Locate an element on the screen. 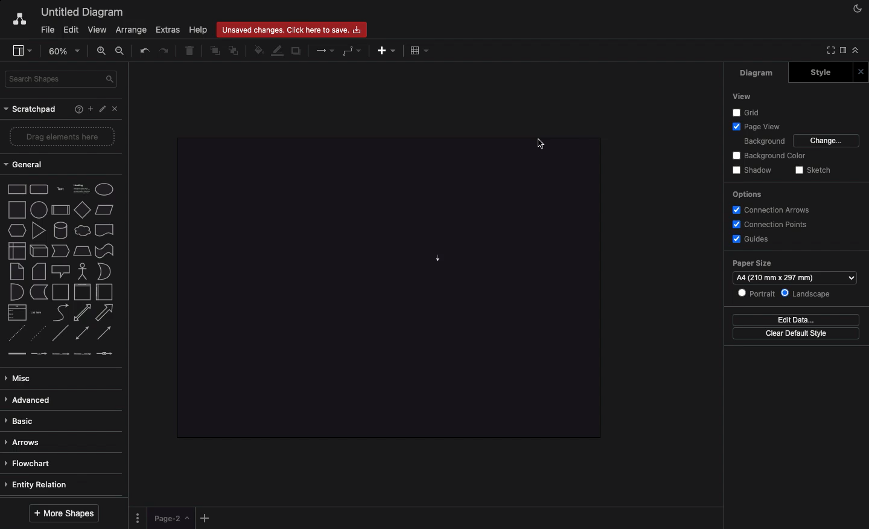  Table is located at coordinates (421, 50).